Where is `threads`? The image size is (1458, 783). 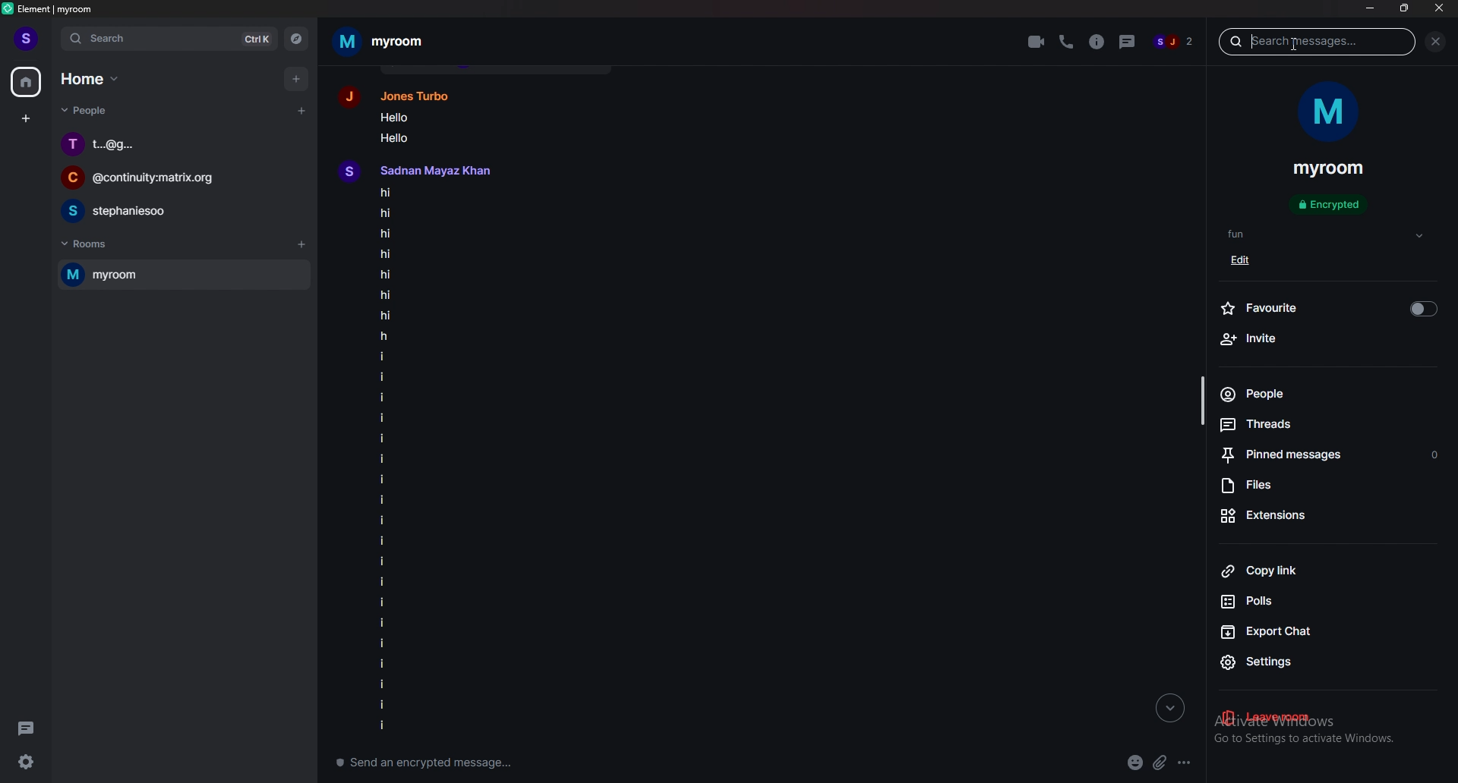 threads is located at coordinates (29, 728).